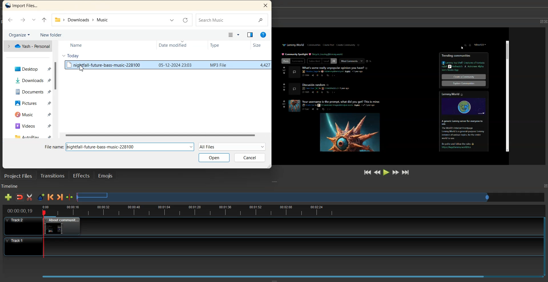  I want to click on Pictures, so click(27, 103).